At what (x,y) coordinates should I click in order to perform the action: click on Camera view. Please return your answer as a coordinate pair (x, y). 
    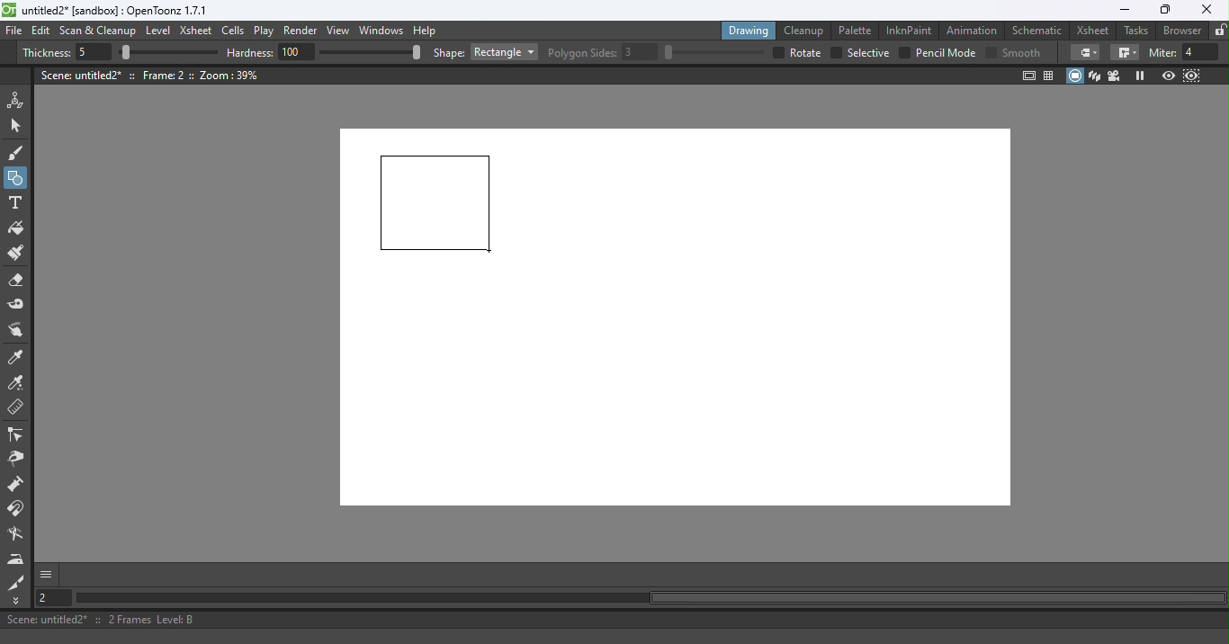
    Looking at the image, I should click on (1117, 75).